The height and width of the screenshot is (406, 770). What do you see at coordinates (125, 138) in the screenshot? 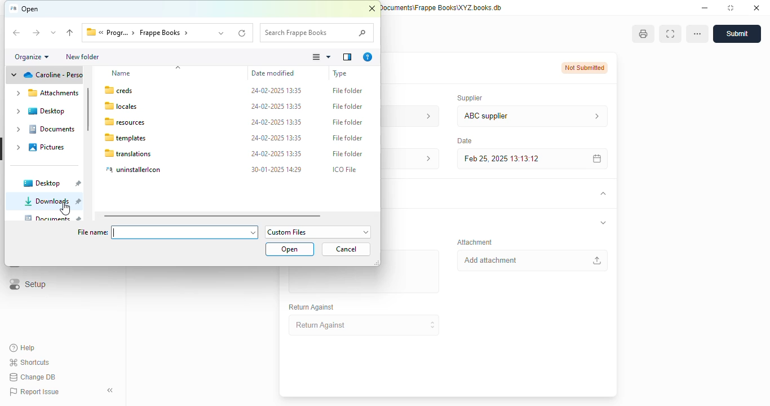
I see `templates` at bounding box center [125, 138].